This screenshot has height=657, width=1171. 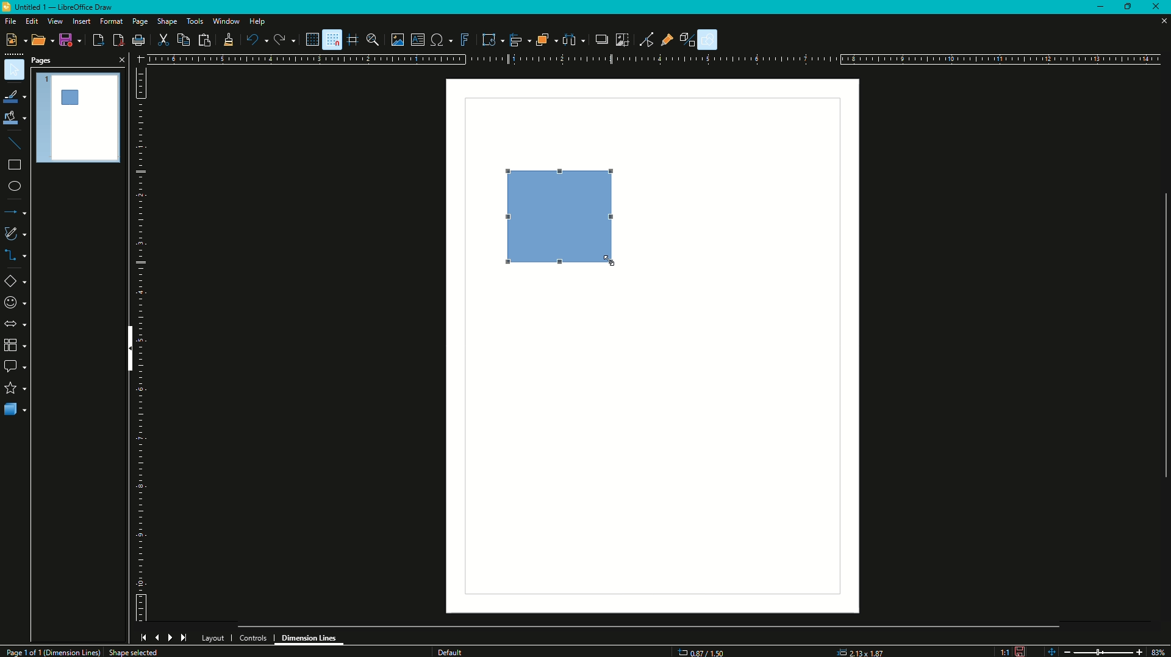 I want to click on Ellipses, so click(x=14, y=187).